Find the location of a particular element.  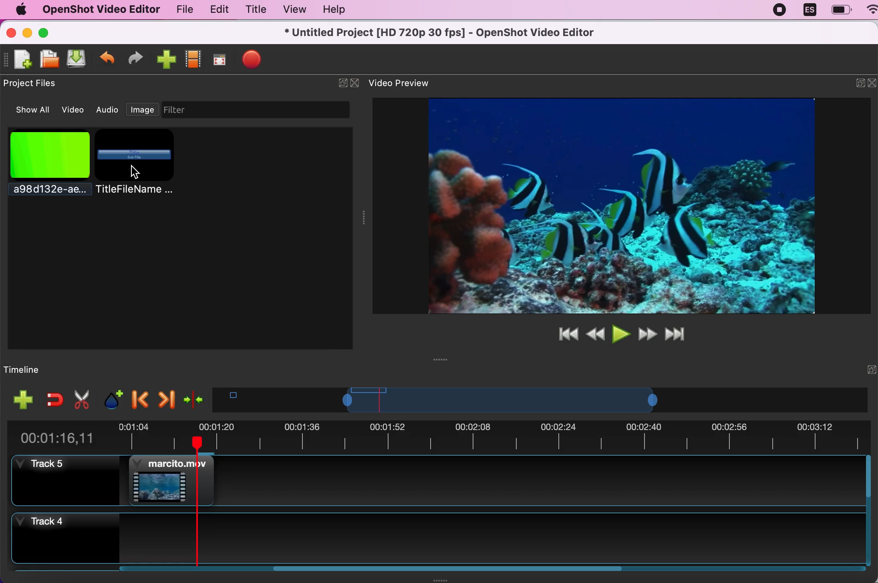

new file is located at coordinates (20, 60).